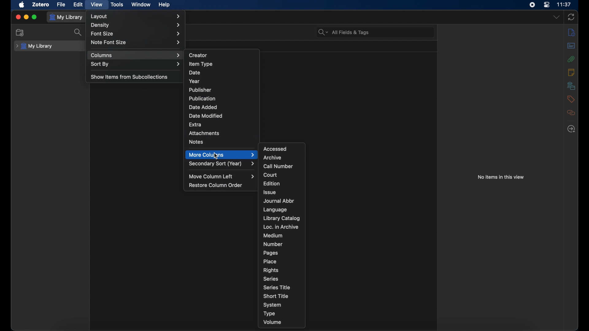 The image size is (589, 331). I want to click on journal abbr, so click(279, 201).